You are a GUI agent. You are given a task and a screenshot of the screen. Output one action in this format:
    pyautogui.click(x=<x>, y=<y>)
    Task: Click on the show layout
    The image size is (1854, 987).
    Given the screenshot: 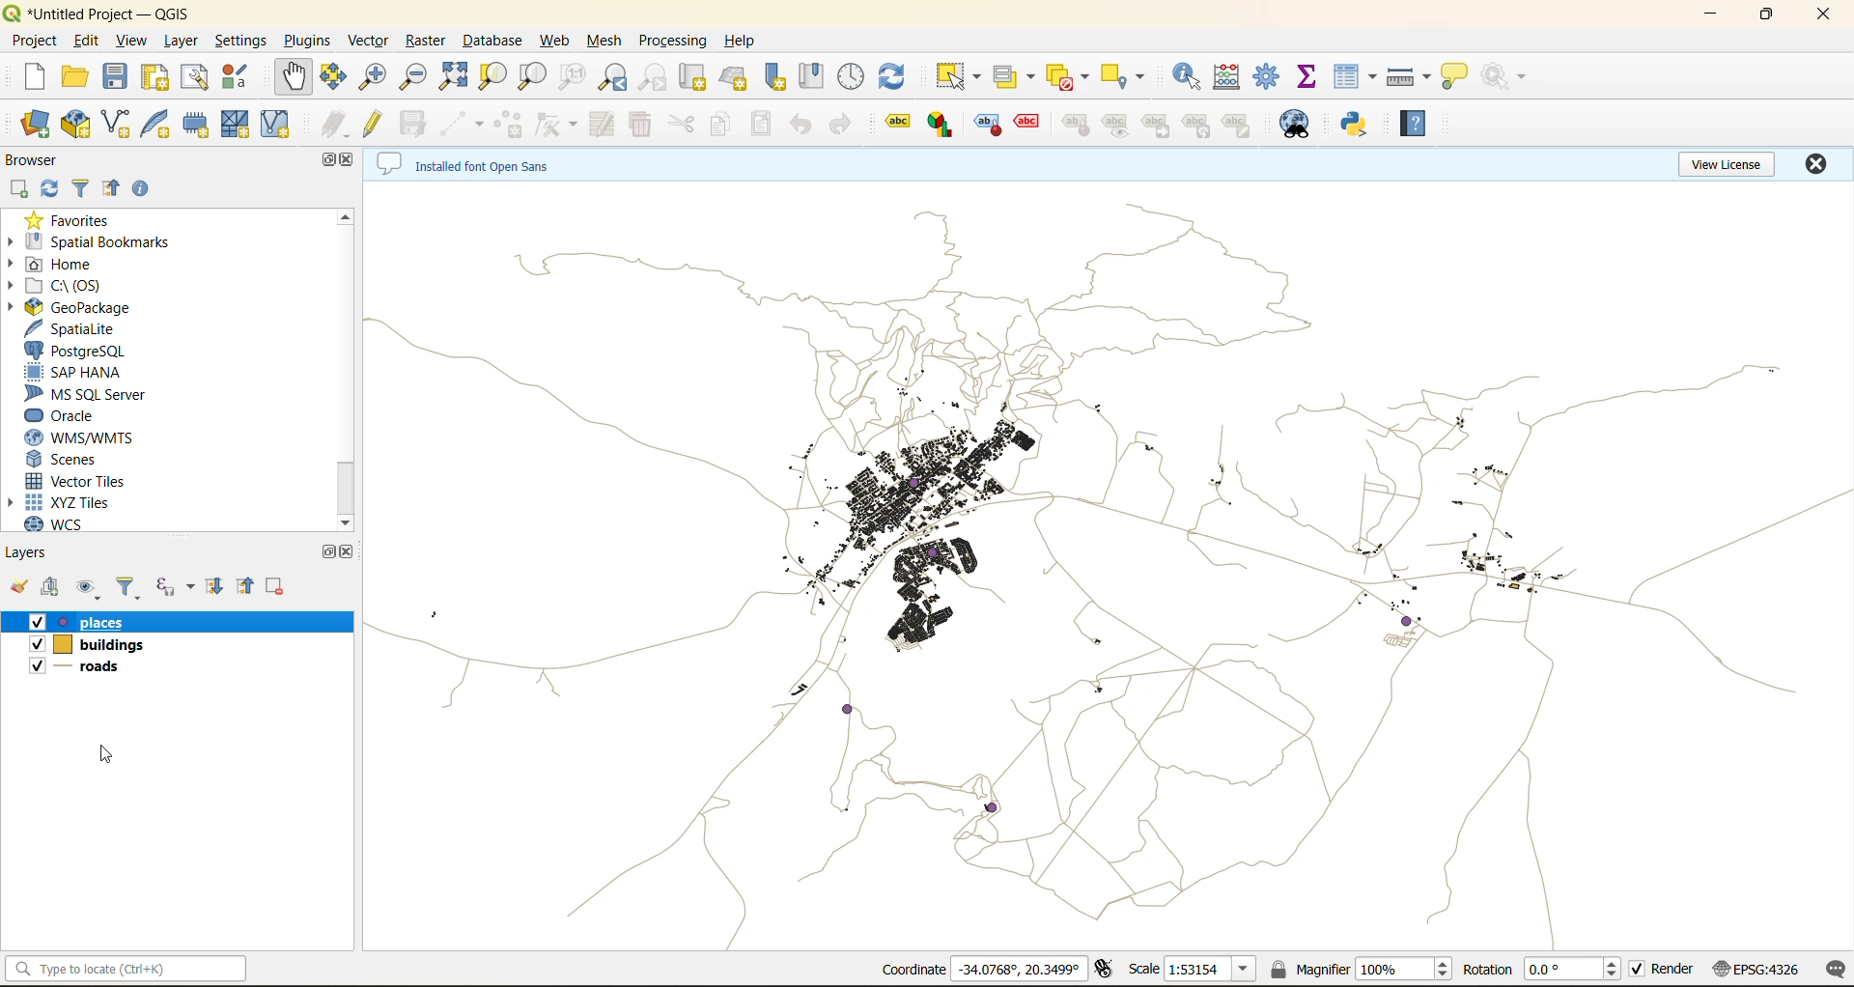 What is the action you would take?
    pyautogui.click(x=195, y=77)
    